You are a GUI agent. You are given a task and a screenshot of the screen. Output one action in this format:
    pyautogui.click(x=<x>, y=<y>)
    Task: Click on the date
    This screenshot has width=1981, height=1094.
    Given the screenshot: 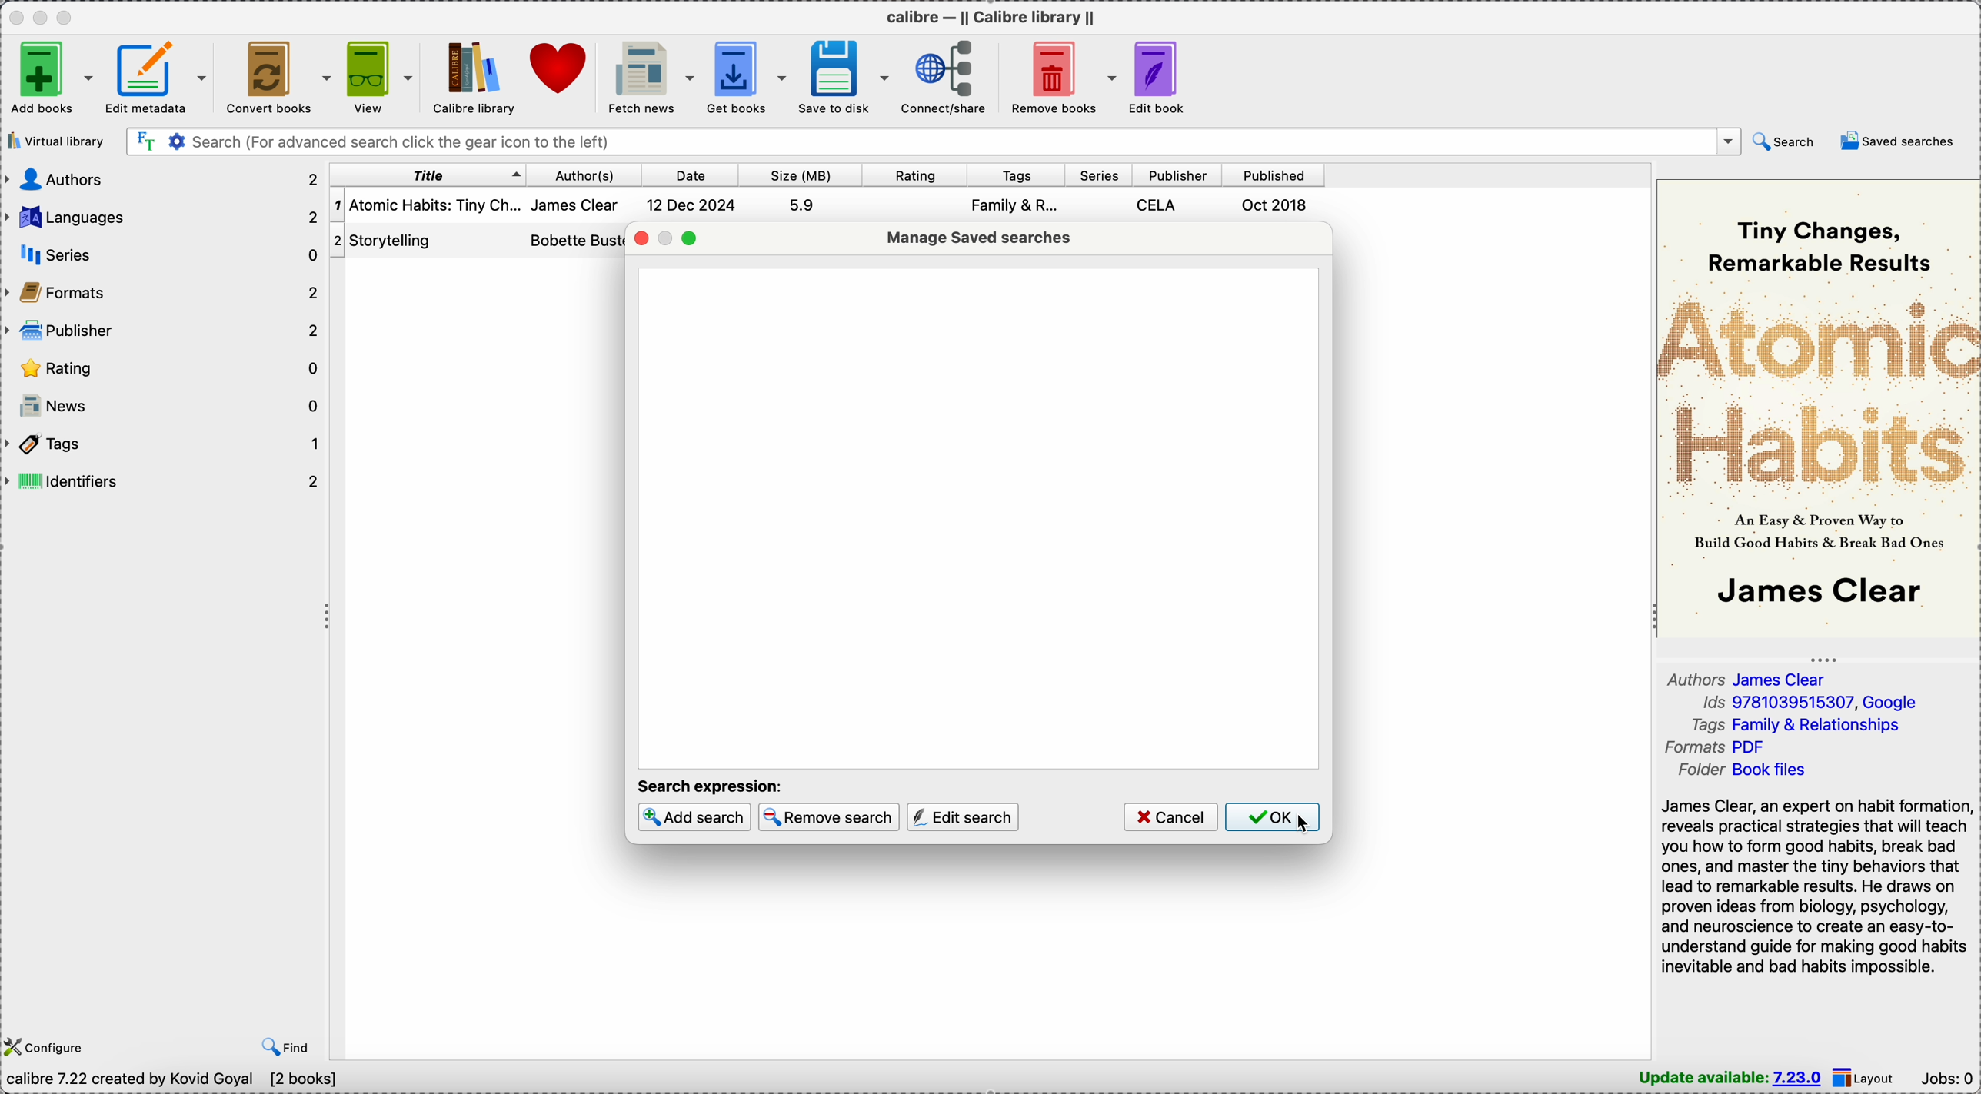 What is the action you would take?
    pyautogui.click(x=693, y=204)
    